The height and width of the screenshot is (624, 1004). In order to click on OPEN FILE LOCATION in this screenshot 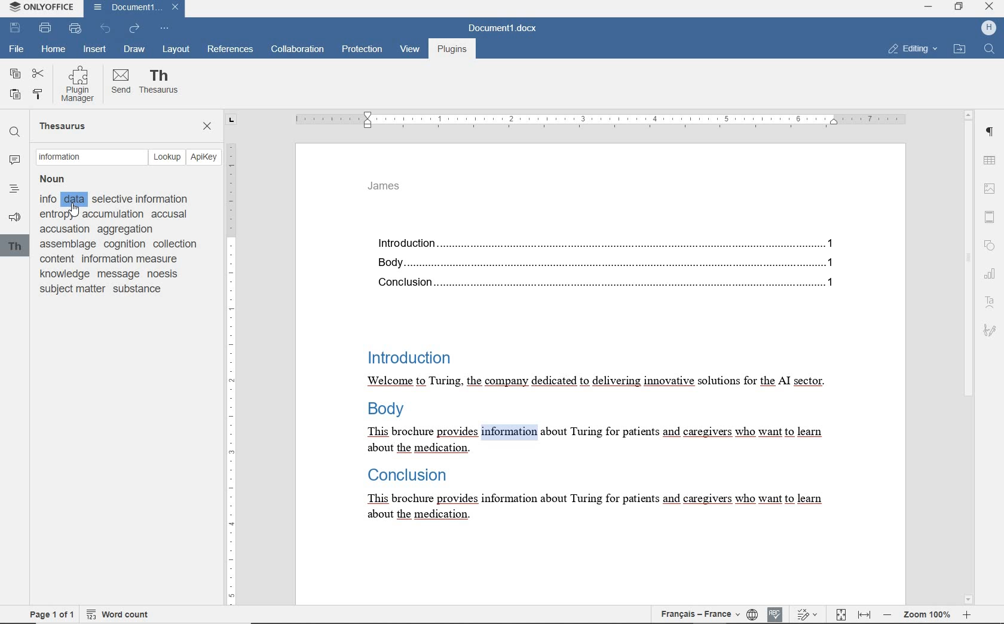, I will do `click(959, 50)`.